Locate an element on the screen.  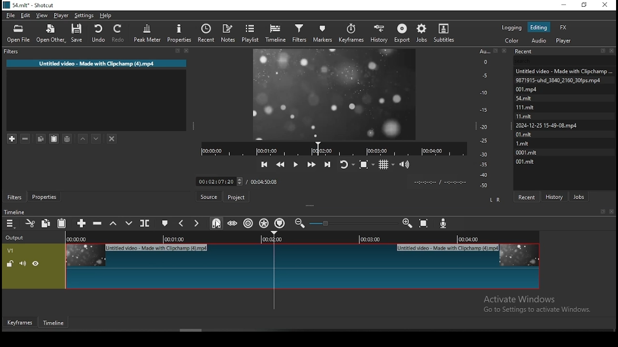
properties is located at coordinates (45, 197).